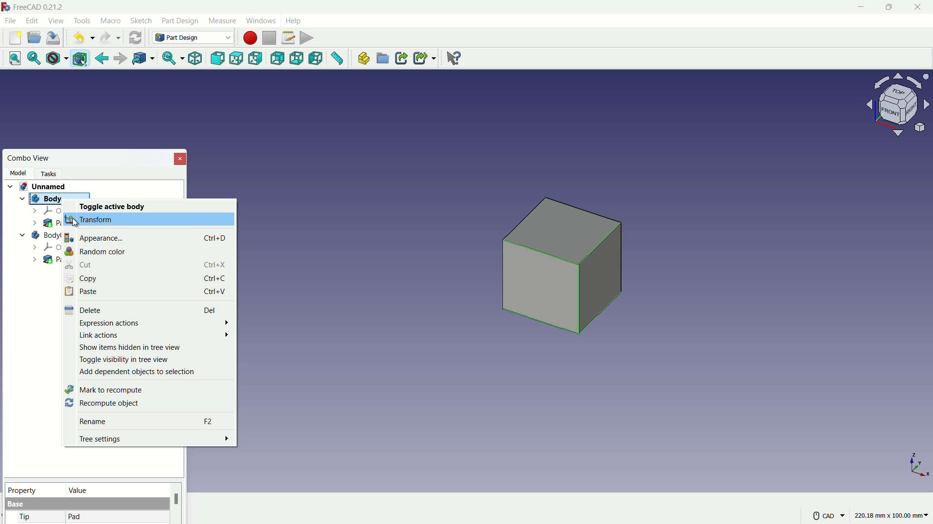  I want to click on execute macros, so click(308, 37).